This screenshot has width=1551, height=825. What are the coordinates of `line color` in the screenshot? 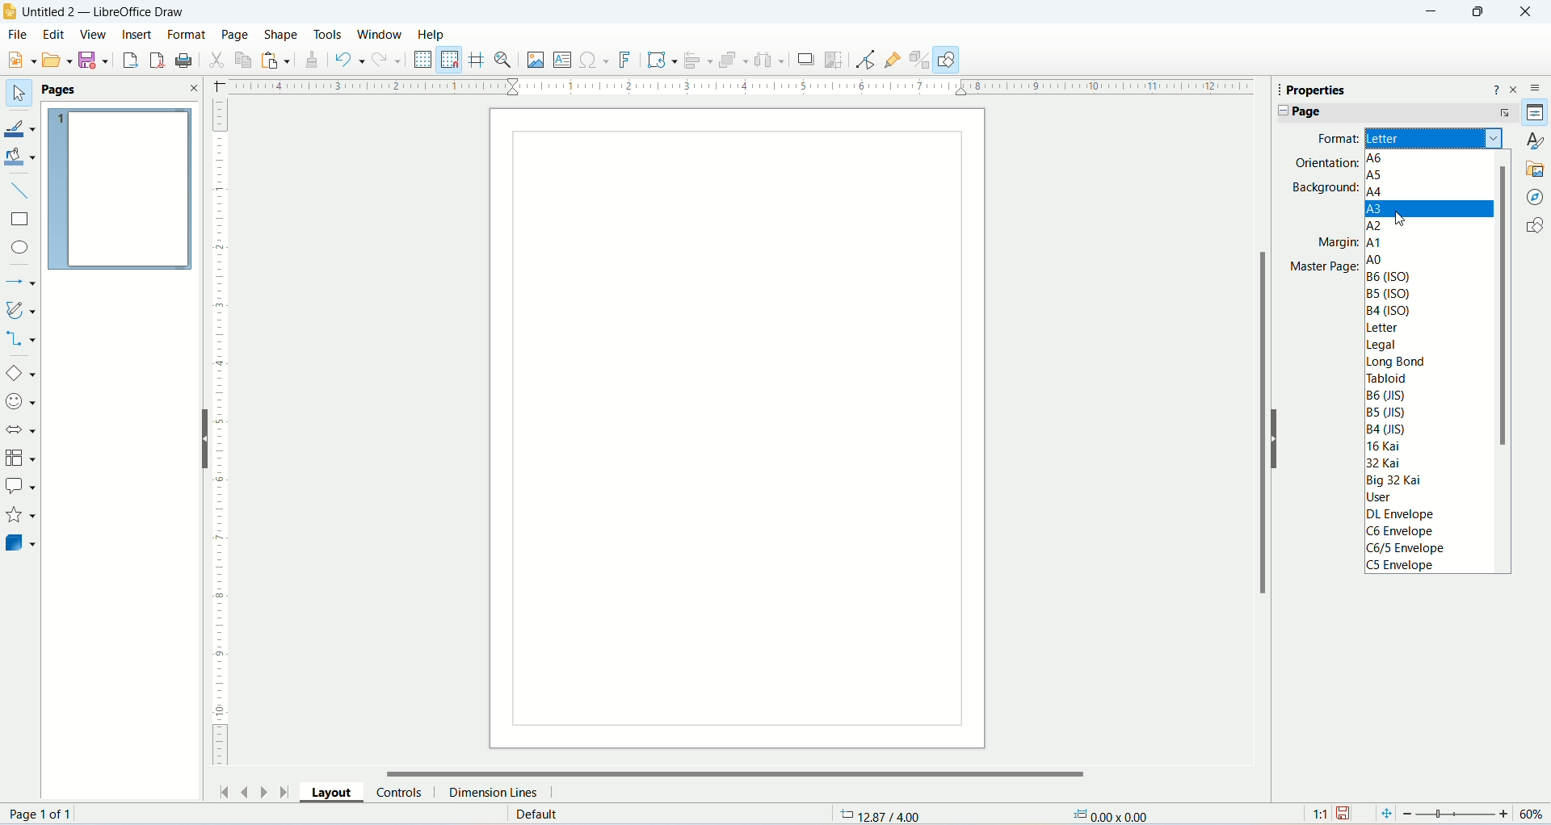 It's located at (20, 125).